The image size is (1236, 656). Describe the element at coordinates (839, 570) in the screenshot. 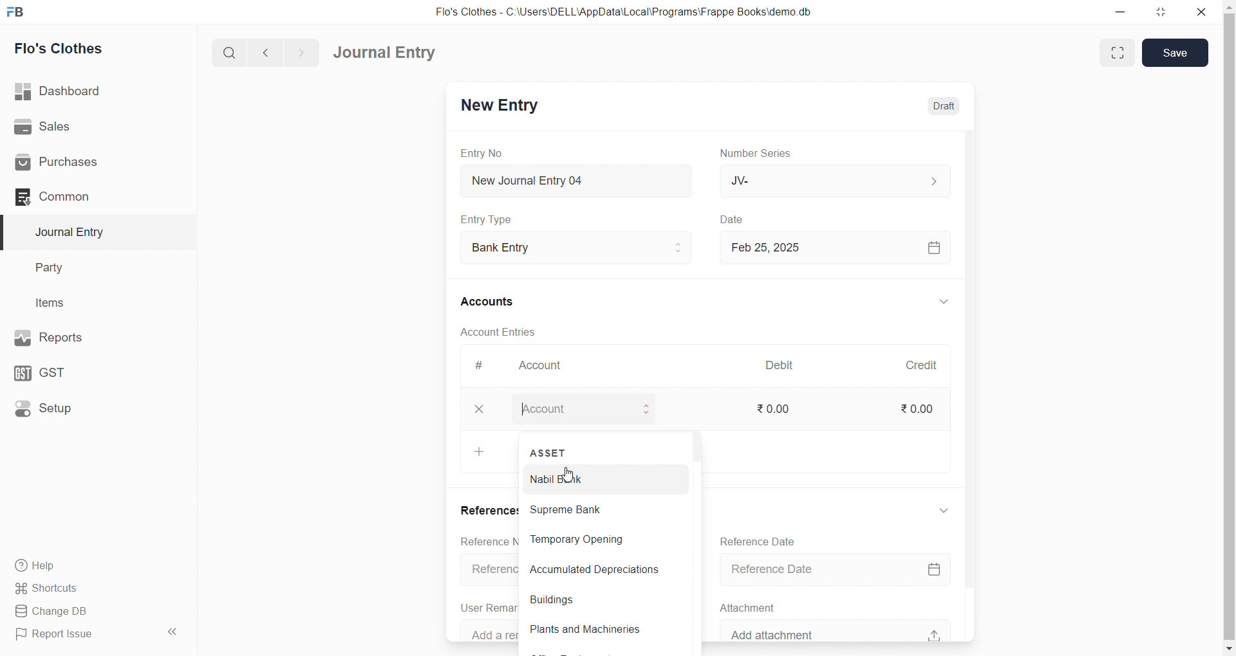

I see `Reference Date` at that location.